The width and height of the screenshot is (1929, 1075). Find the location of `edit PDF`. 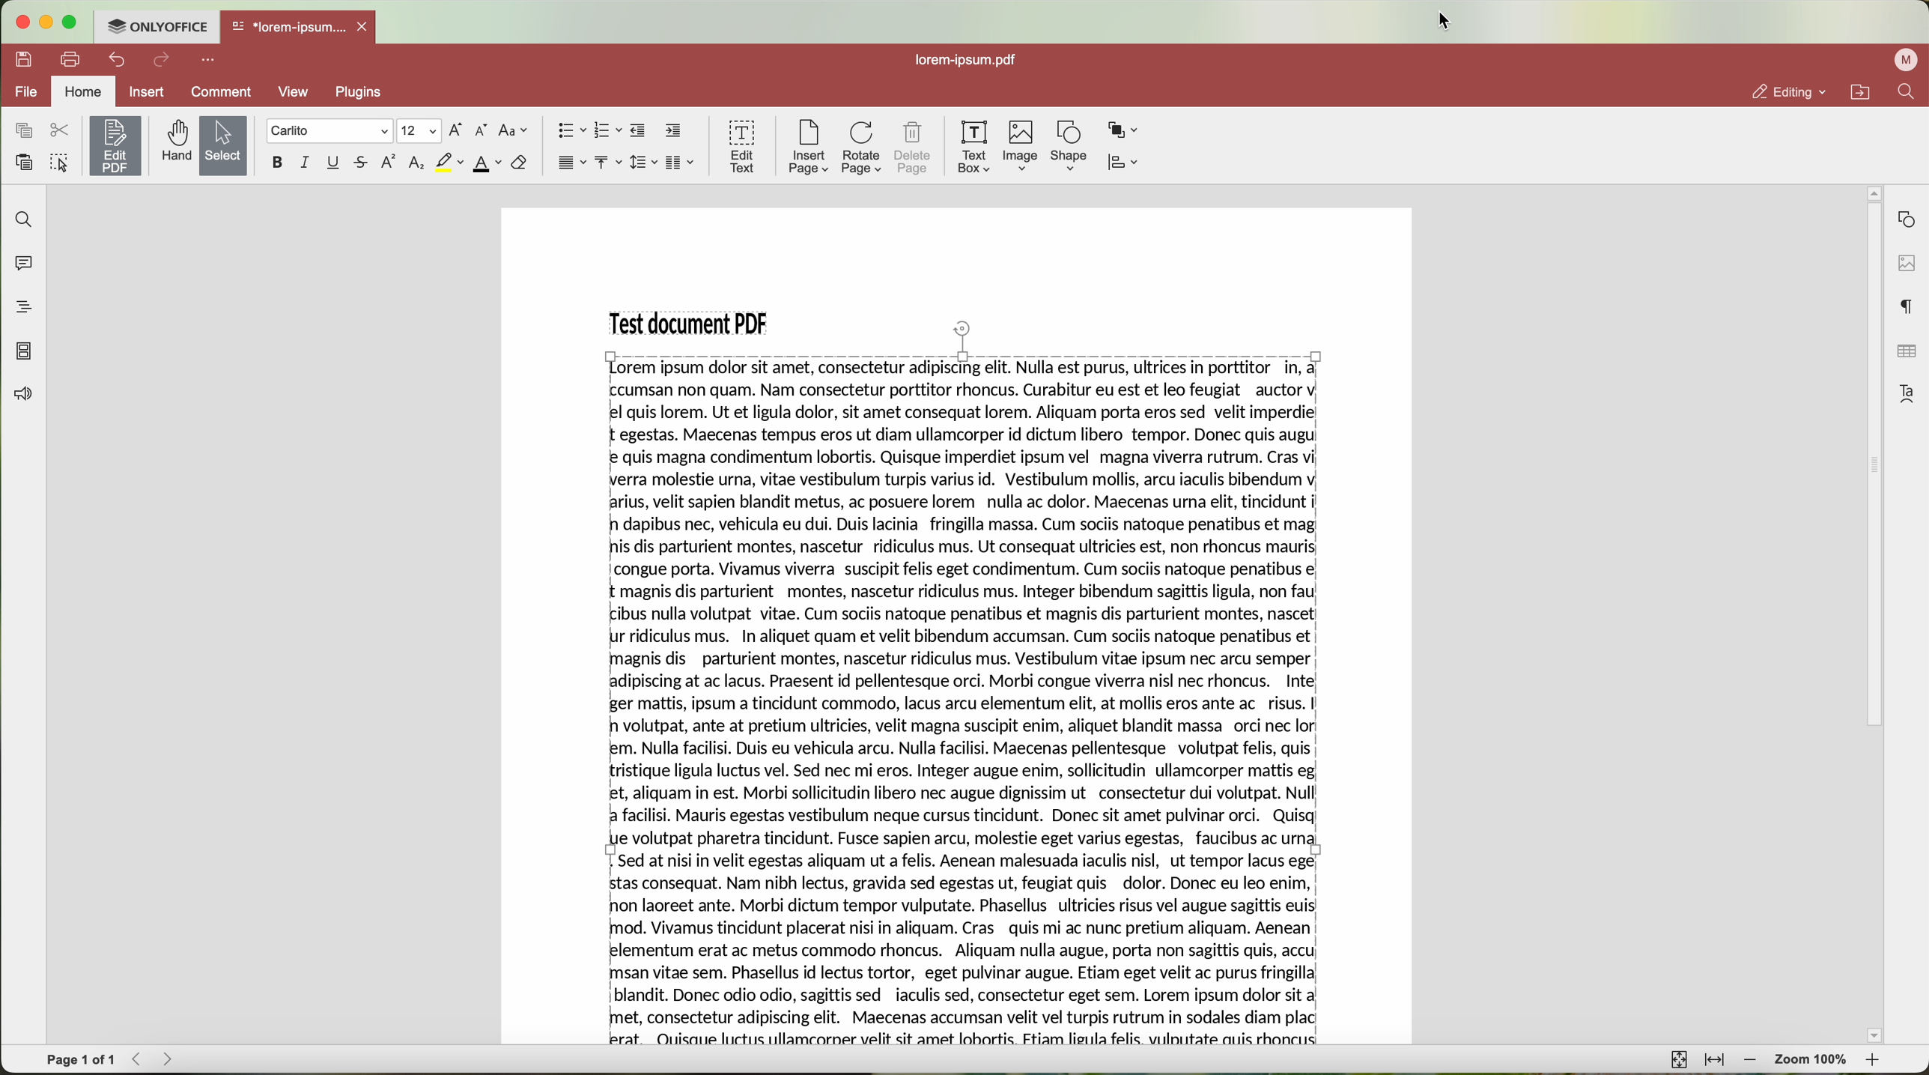

edit PDF is located at coordinates (115, 146).